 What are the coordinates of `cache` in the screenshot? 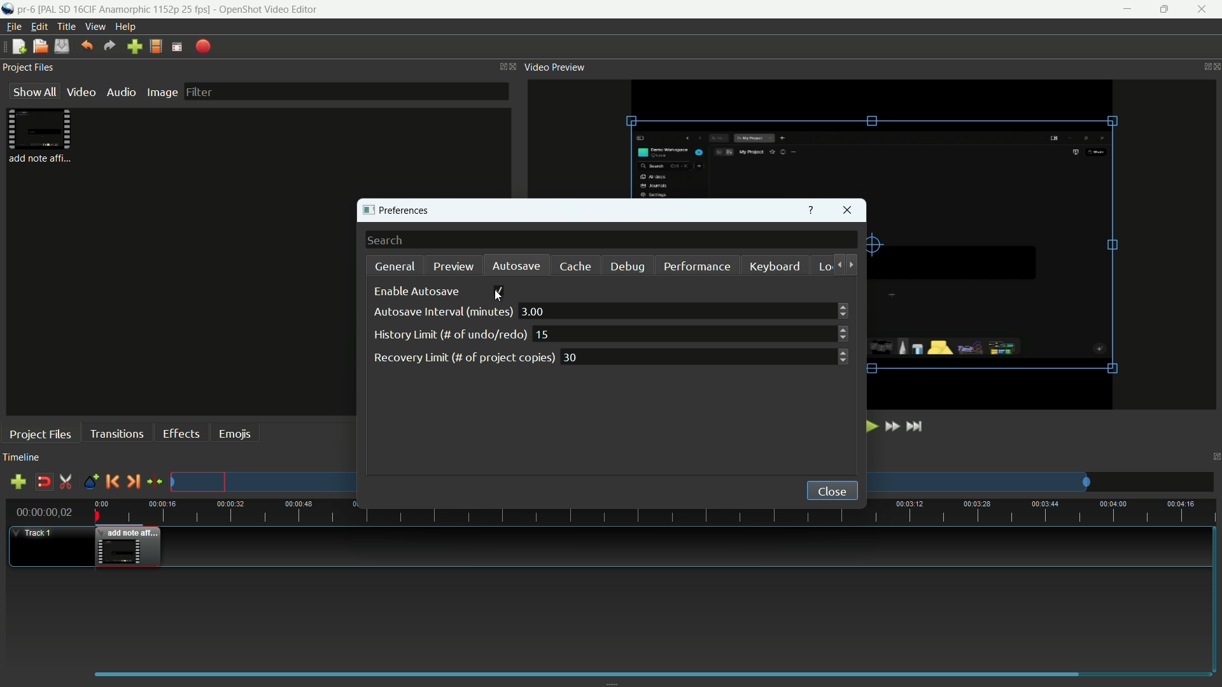 It's located at (575, 267).